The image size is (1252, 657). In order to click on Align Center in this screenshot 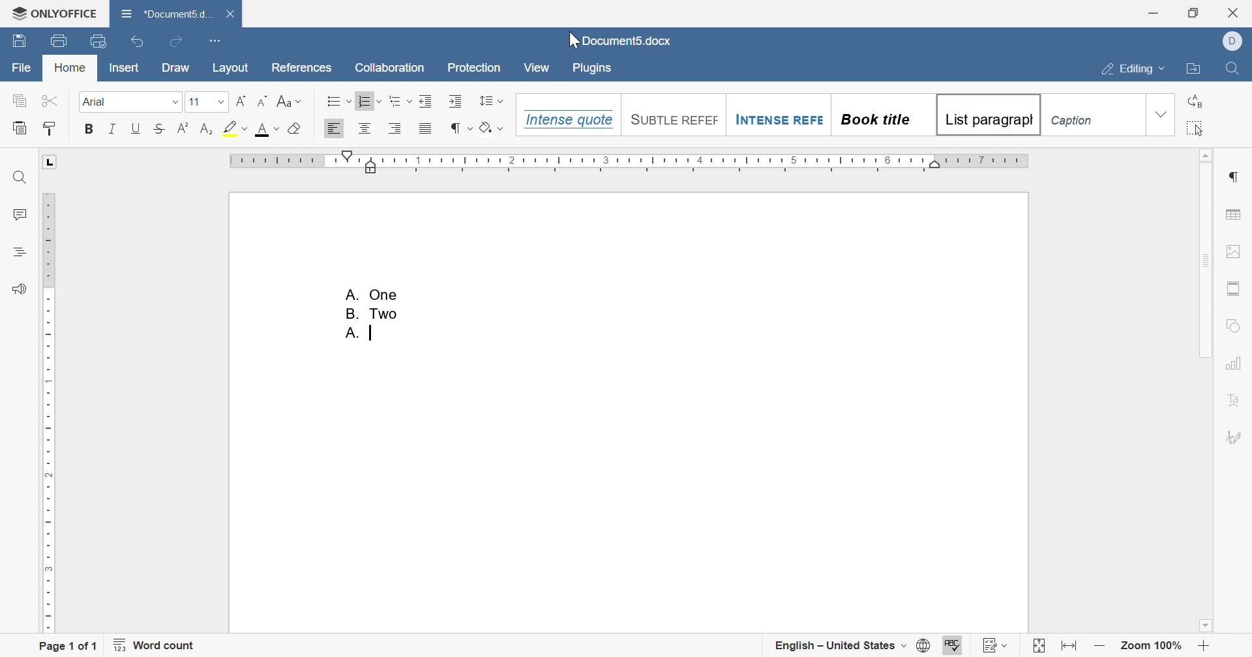, I will do `click(365, 128)`.